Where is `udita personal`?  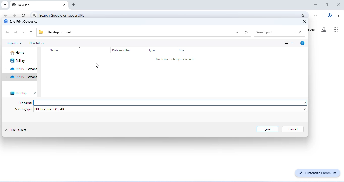
udita personal is located at coordinates (20, 69).